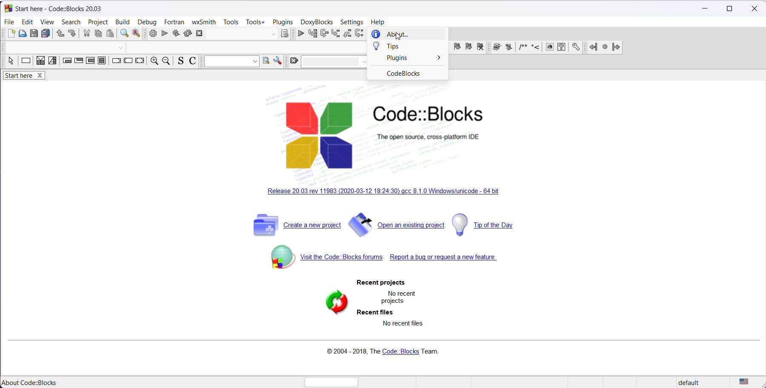 This screenshot has width=766, height=388. What do you see at coordinates (148, 22) in the screenshot?
I see `debug` at bounding box center [148, 22].